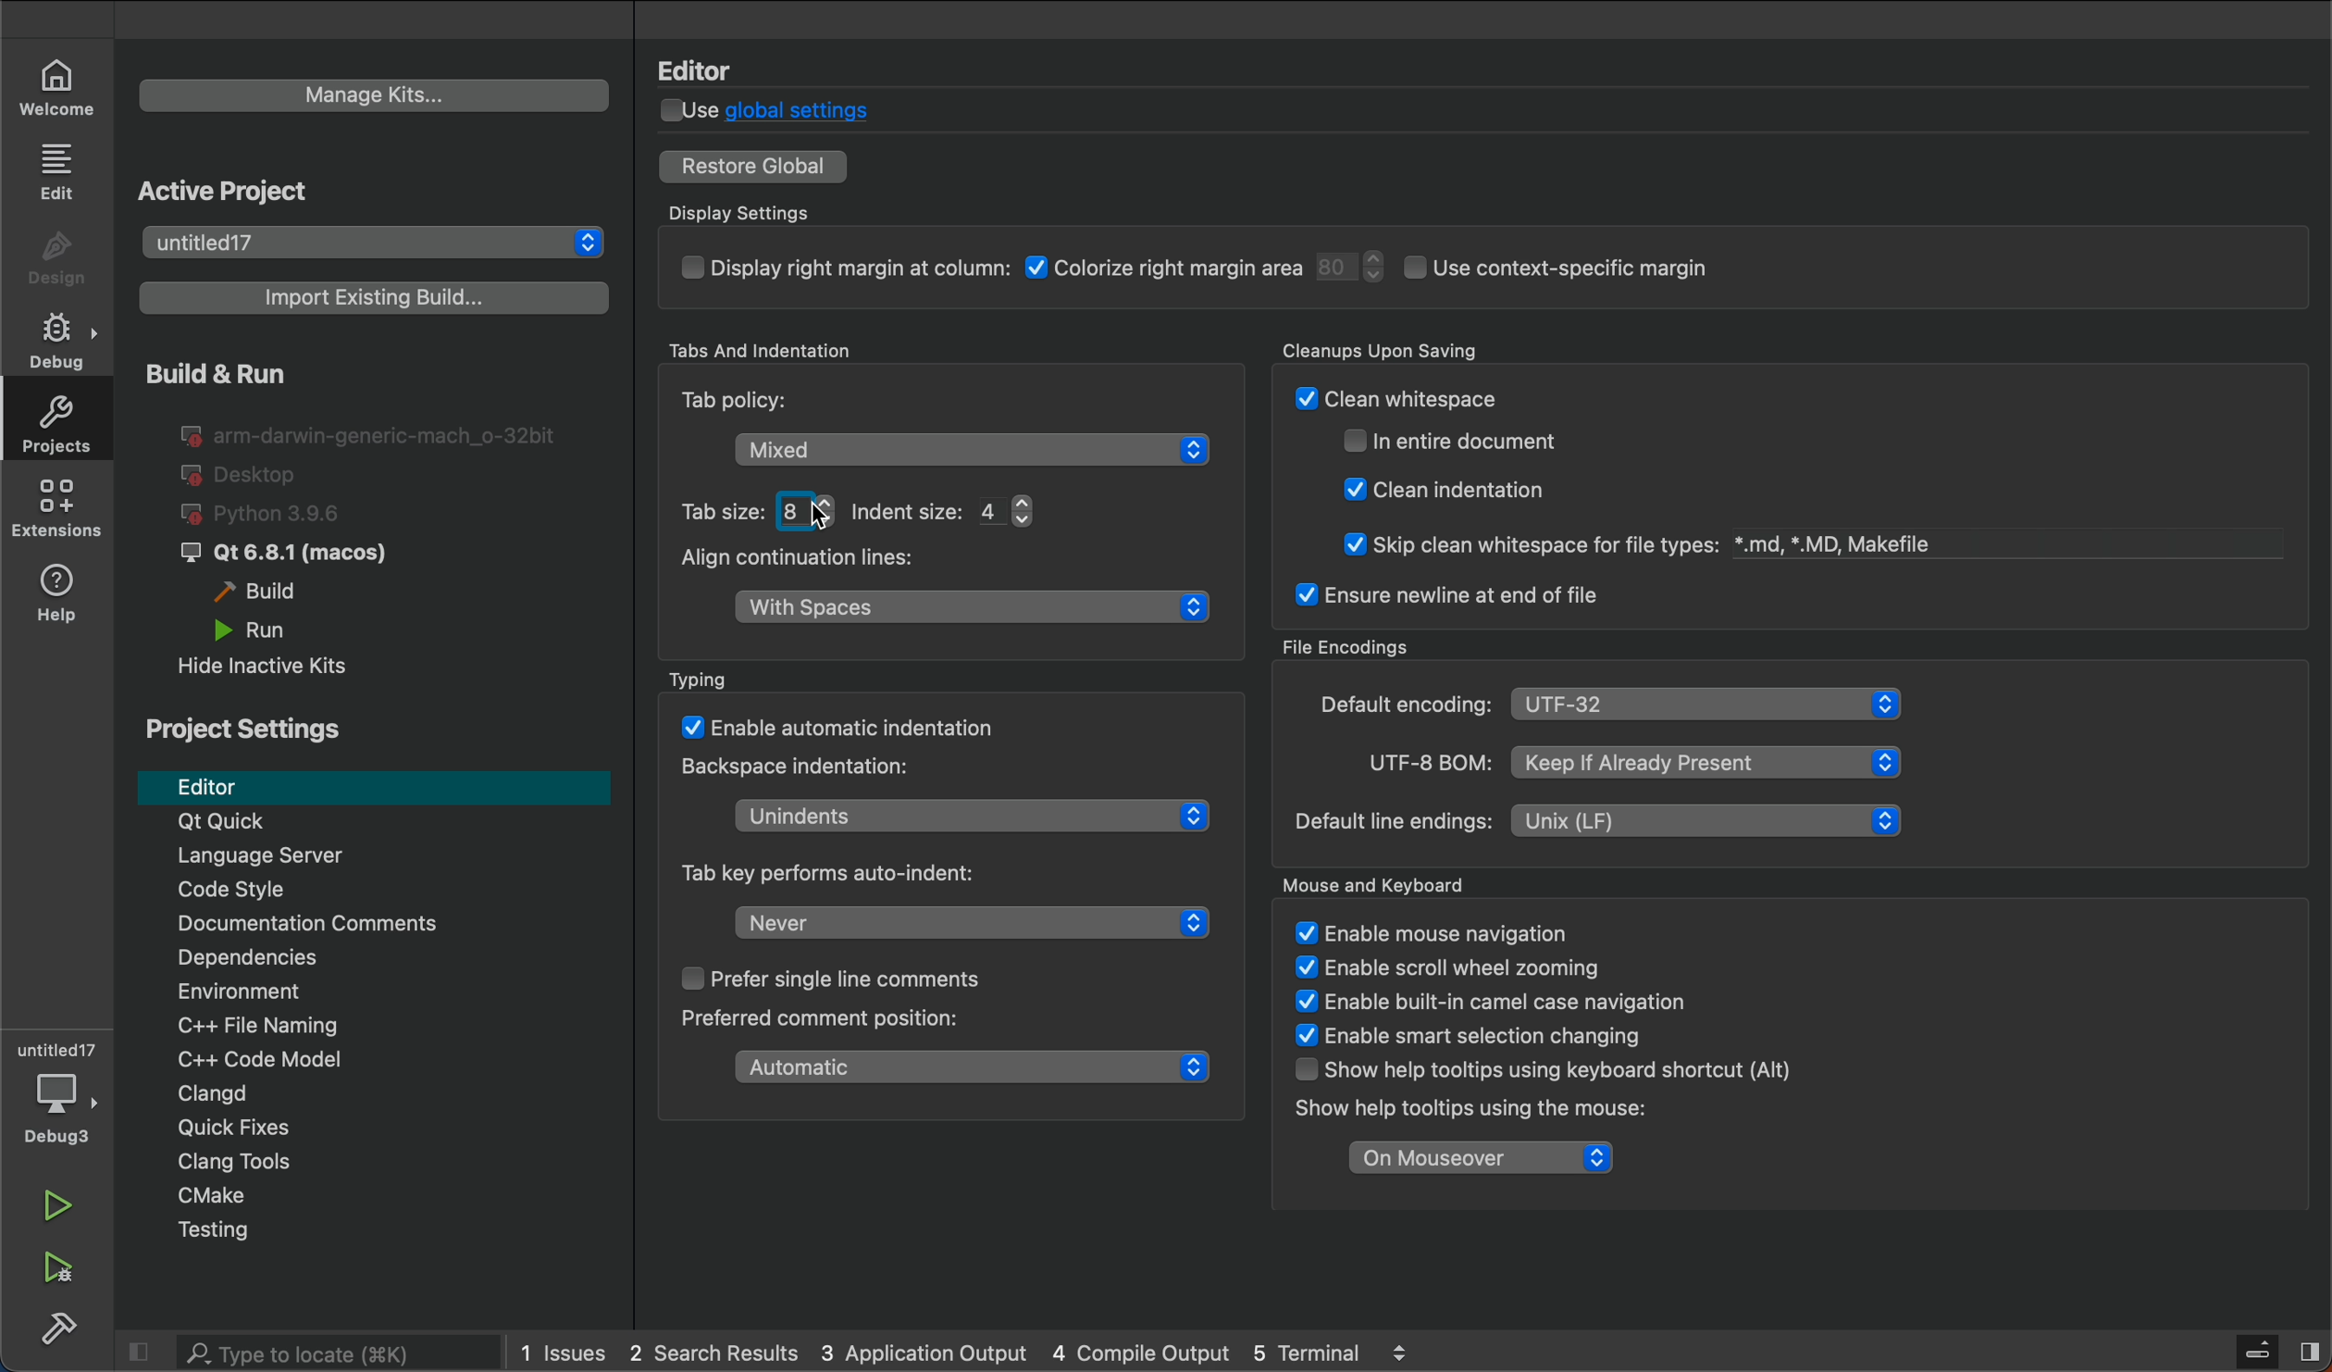 This screenshot has height=1372, width=2332. I want to click on help, so click(63, 599).